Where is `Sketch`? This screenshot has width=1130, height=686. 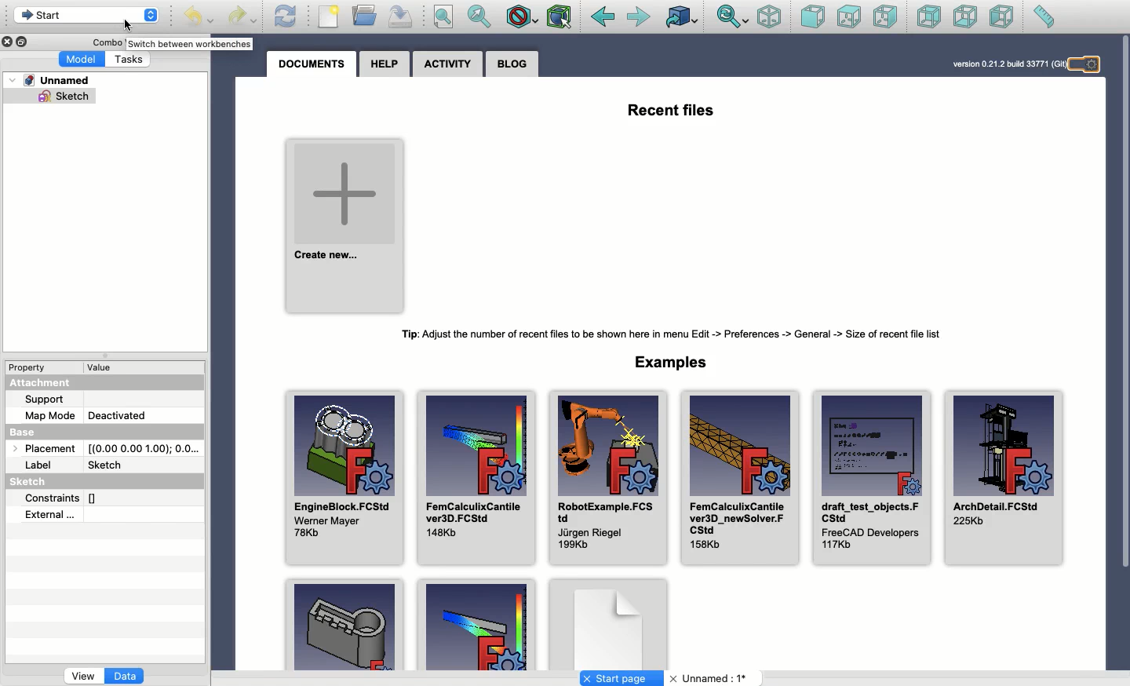
Sketch is located at coordinates (110, 465).